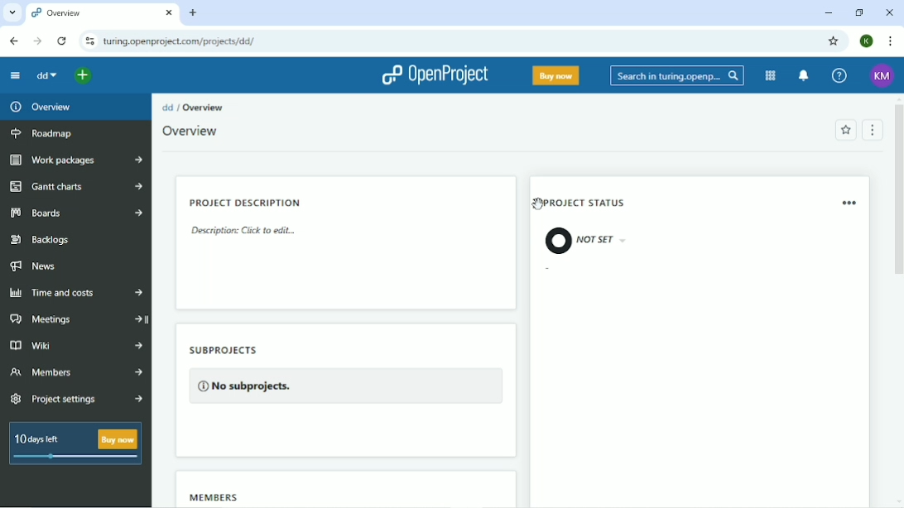  Describe the element at coordinates (858, 12) in the screenshot. I see `Restore down` at that location.